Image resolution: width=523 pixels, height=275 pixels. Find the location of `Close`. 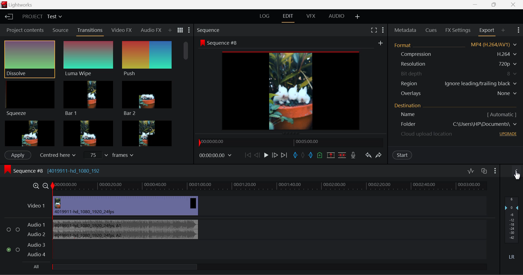

Close is located at coordinates (514, 5).